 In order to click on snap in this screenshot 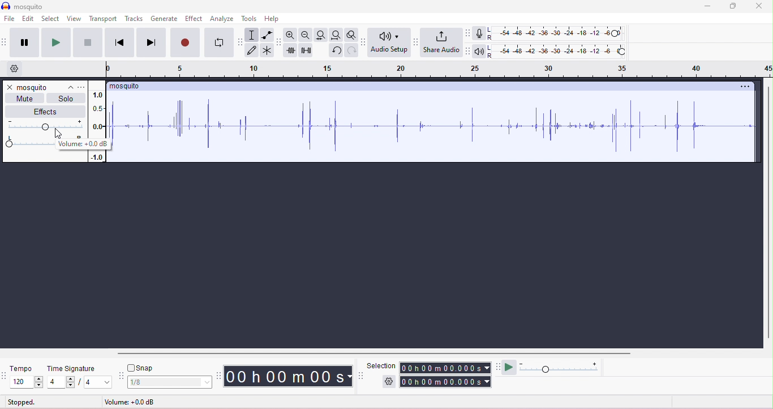, I will do `click(141, 368)`.